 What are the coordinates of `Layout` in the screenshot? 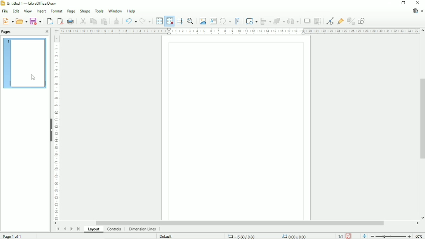 It's located at (95, 230).